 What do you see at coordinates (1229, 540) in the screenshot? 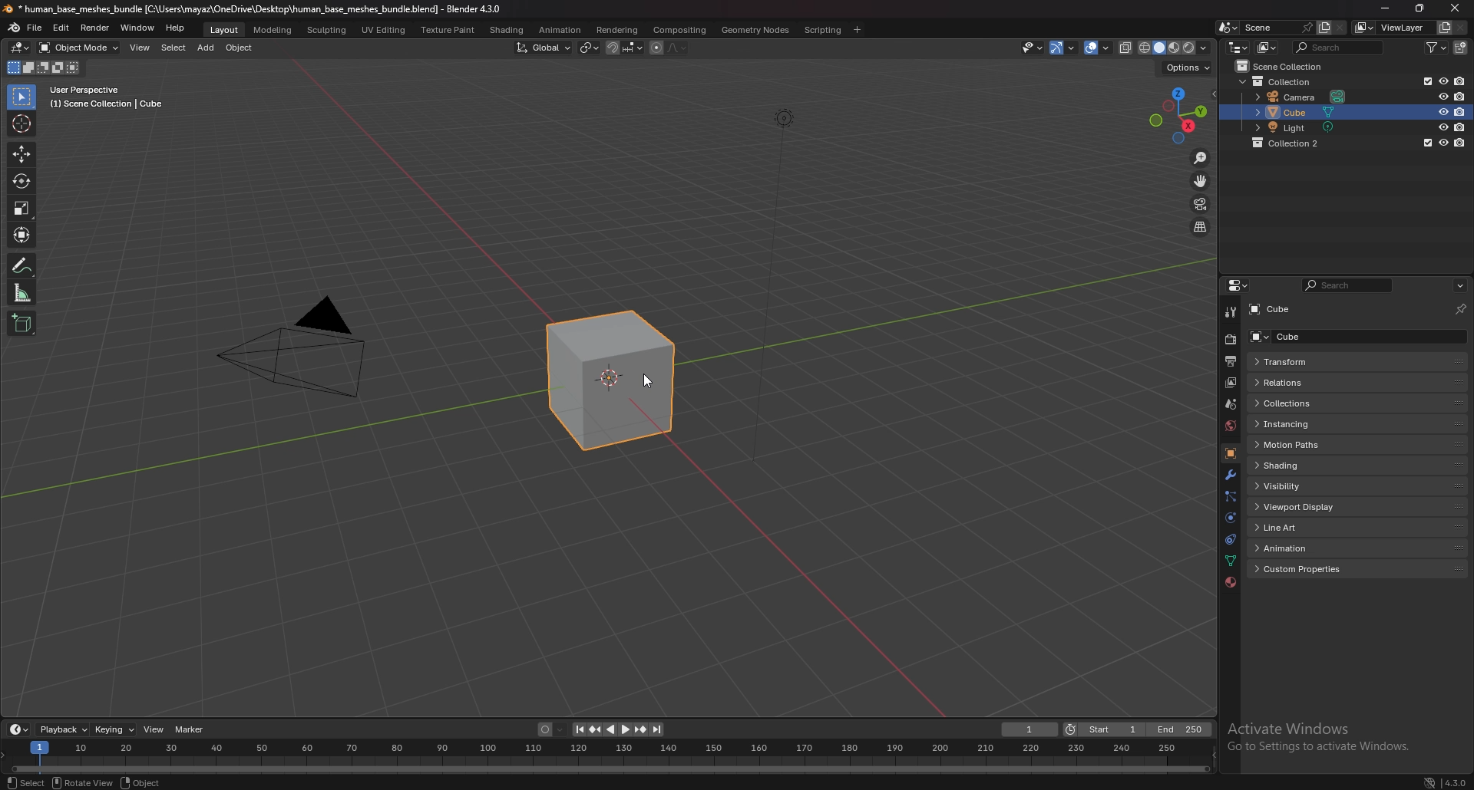
I see `constraints` at bounding box center [1229, 540].